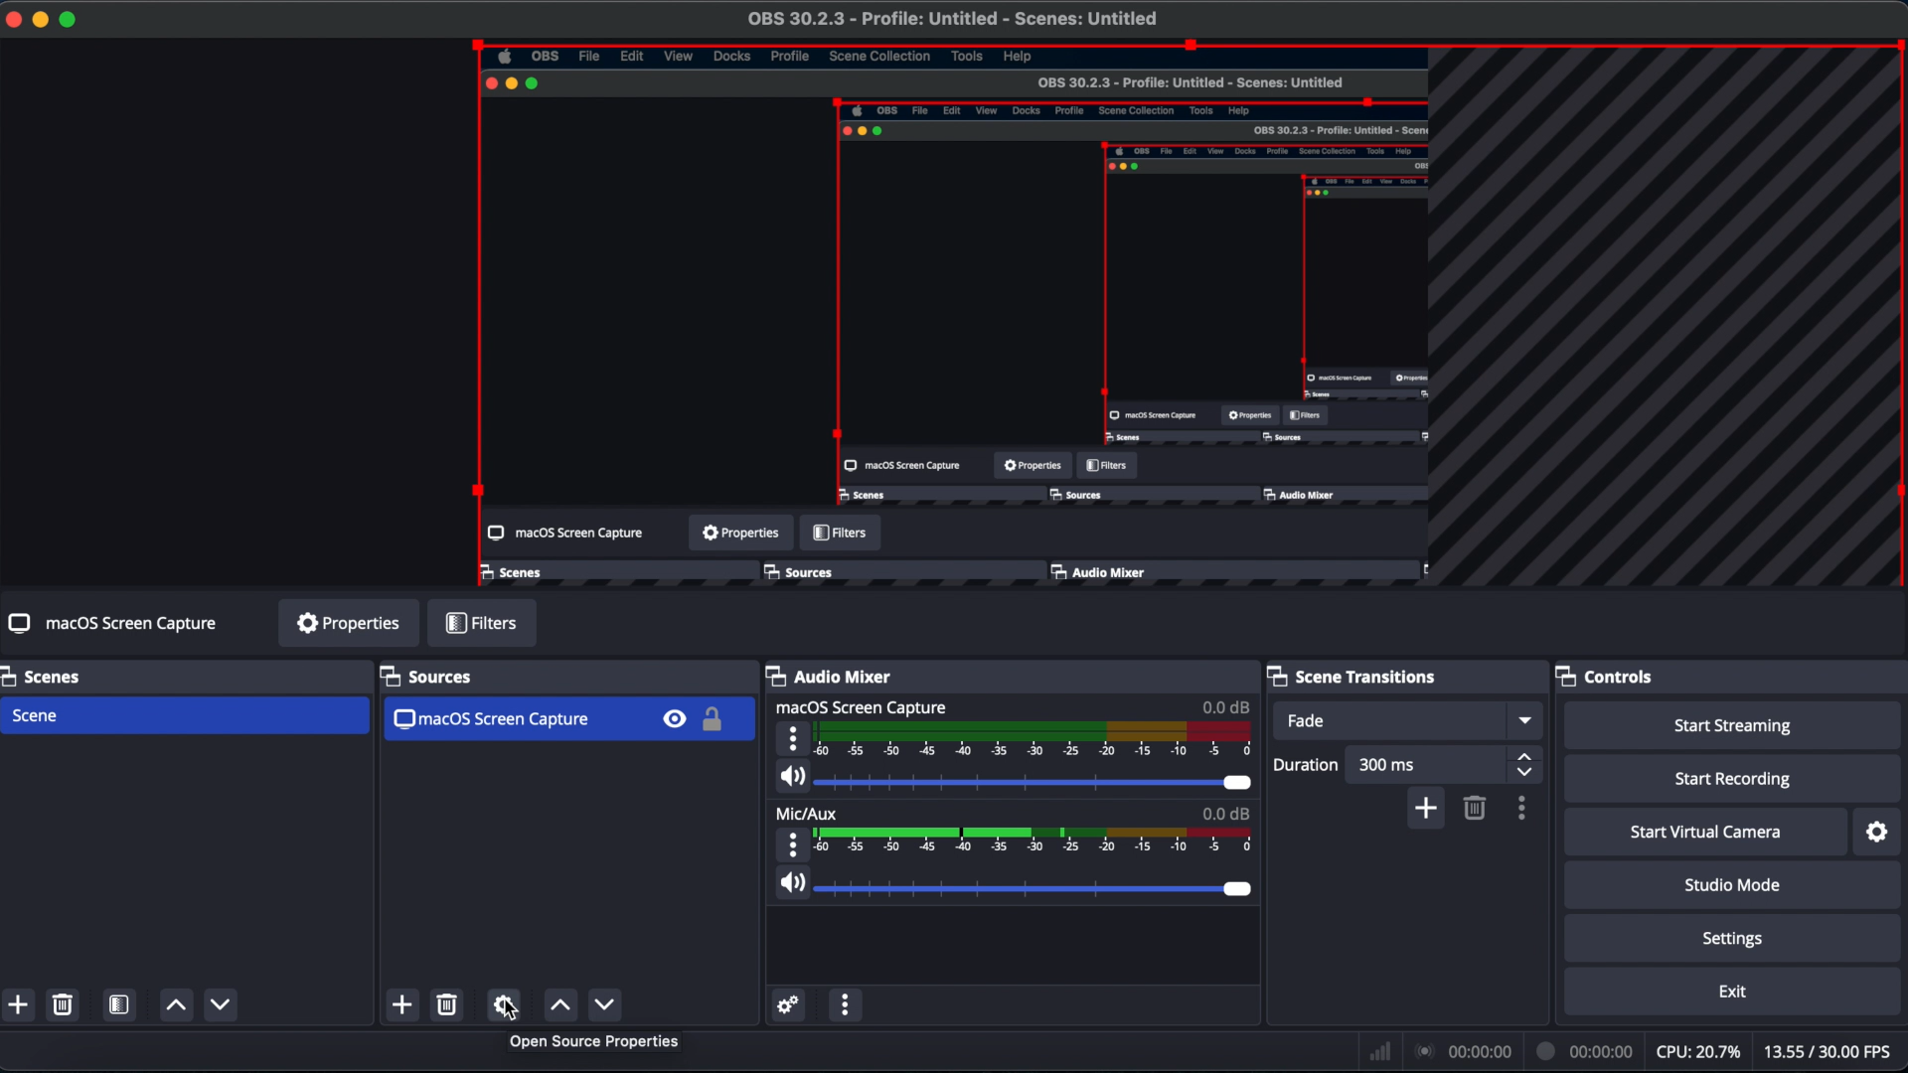 The height and width of the screenshot is (1073, 1908). I want to click on frames per second, so click(1828, 1050).